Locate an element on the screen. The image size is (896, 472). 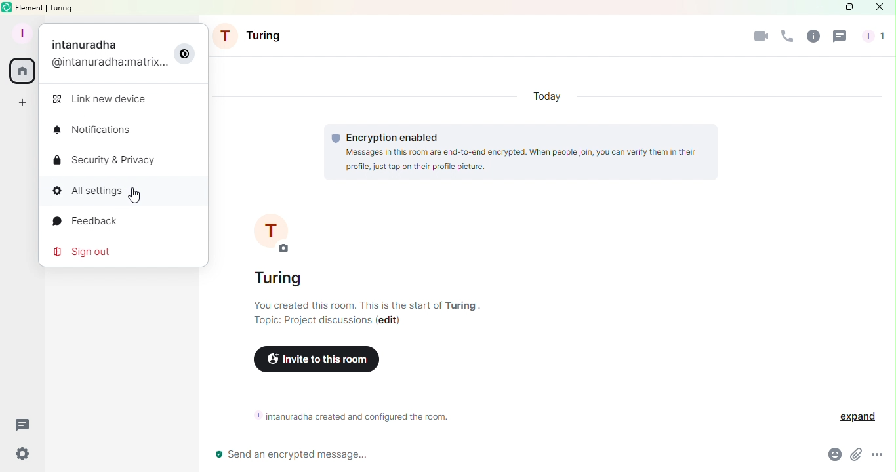
Create a space is located at coordinates (22, 101).